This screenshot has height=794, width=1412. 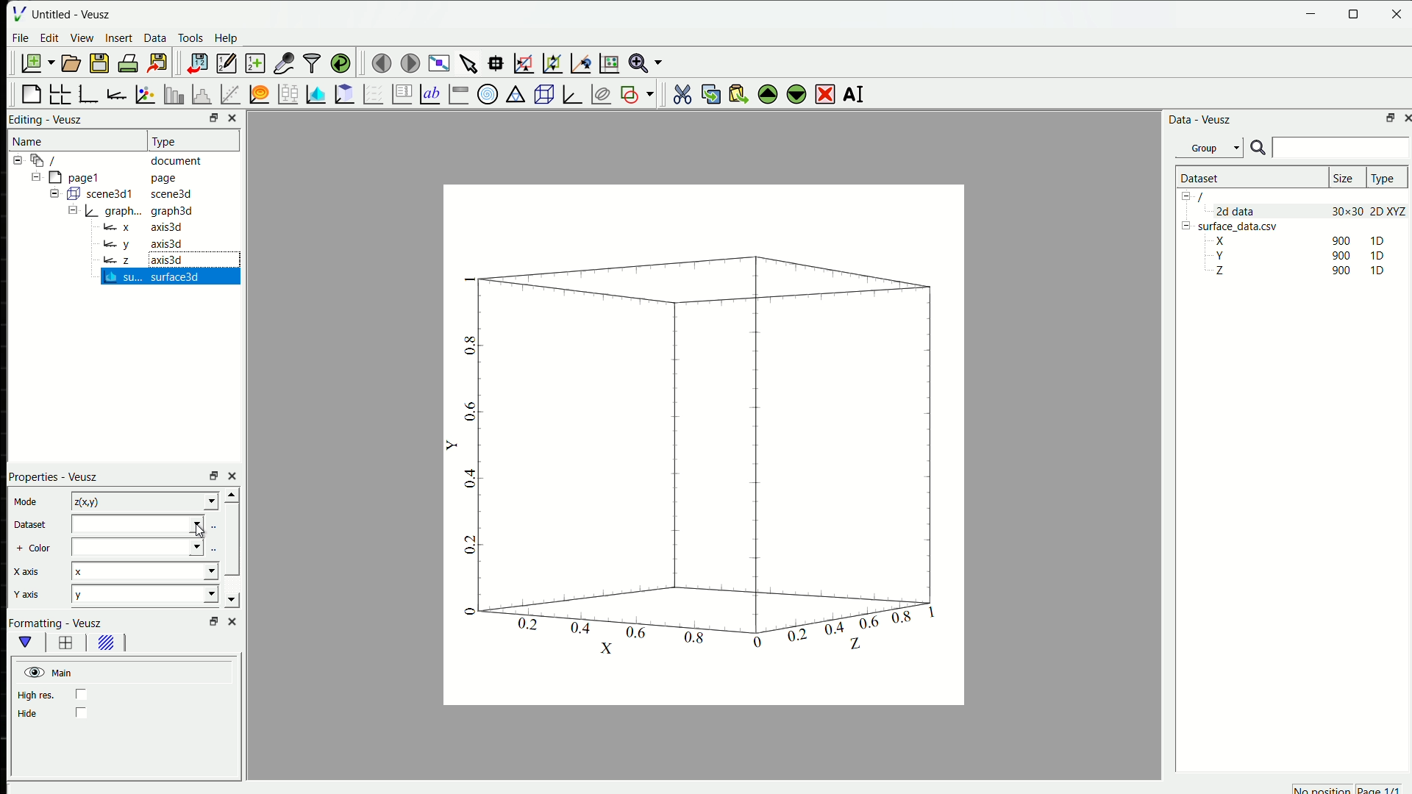 What do you see at coordinates (215, 475) in the screenshot?
I see `open in separate window` at bounding box center [215, 475].